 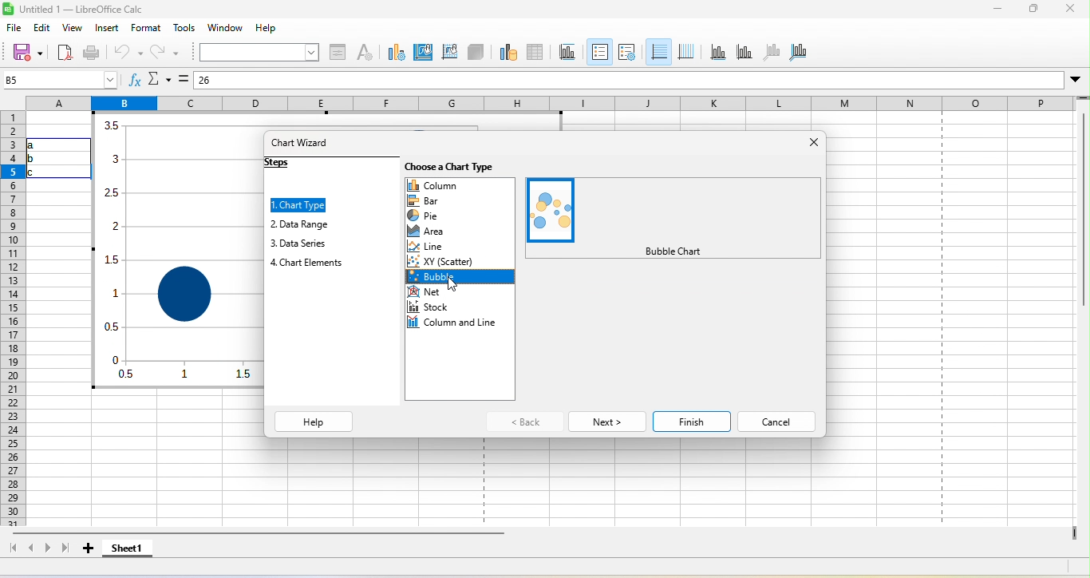 I want to click on close, so click(x=812, y=149).